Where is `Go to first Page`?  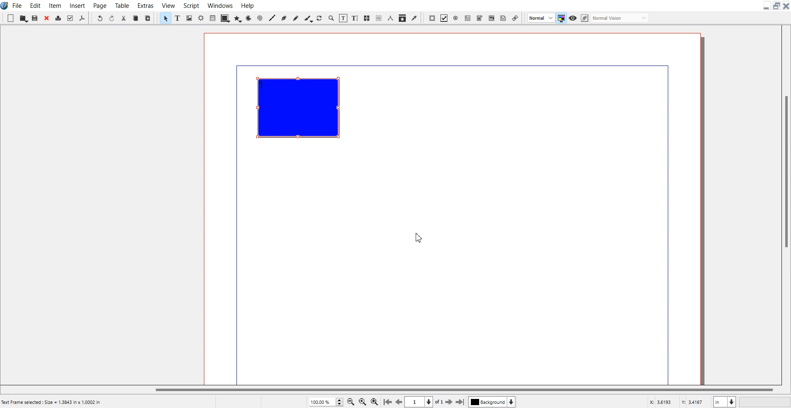
Go to first Page is located at coordinates (387, 402).